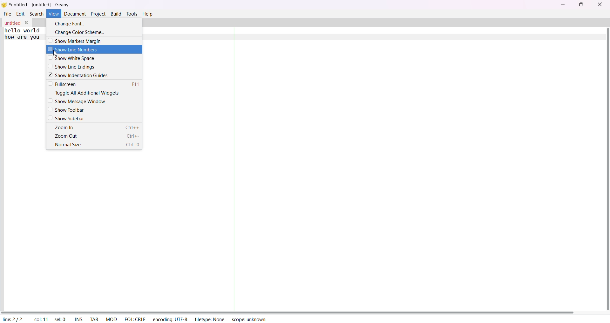  I want to click on change font, so click(73, 24).